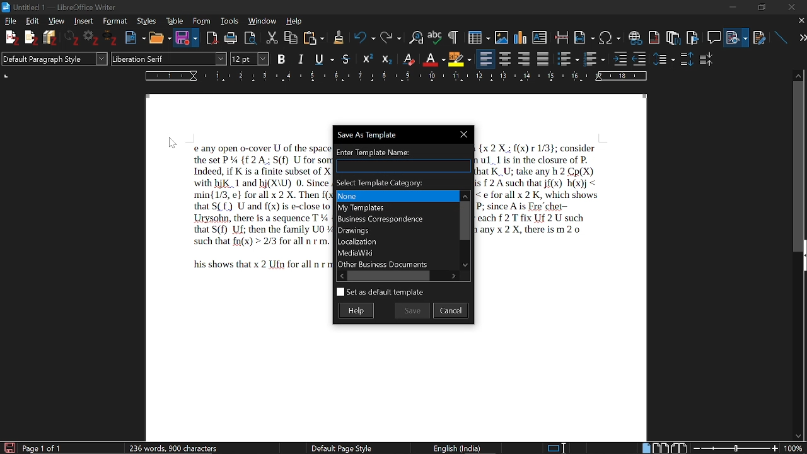 The image size is (807, 454). What do you see at coordinates (798, 38) in the screenshot?
I see `next` at bounding box center [798, 38].